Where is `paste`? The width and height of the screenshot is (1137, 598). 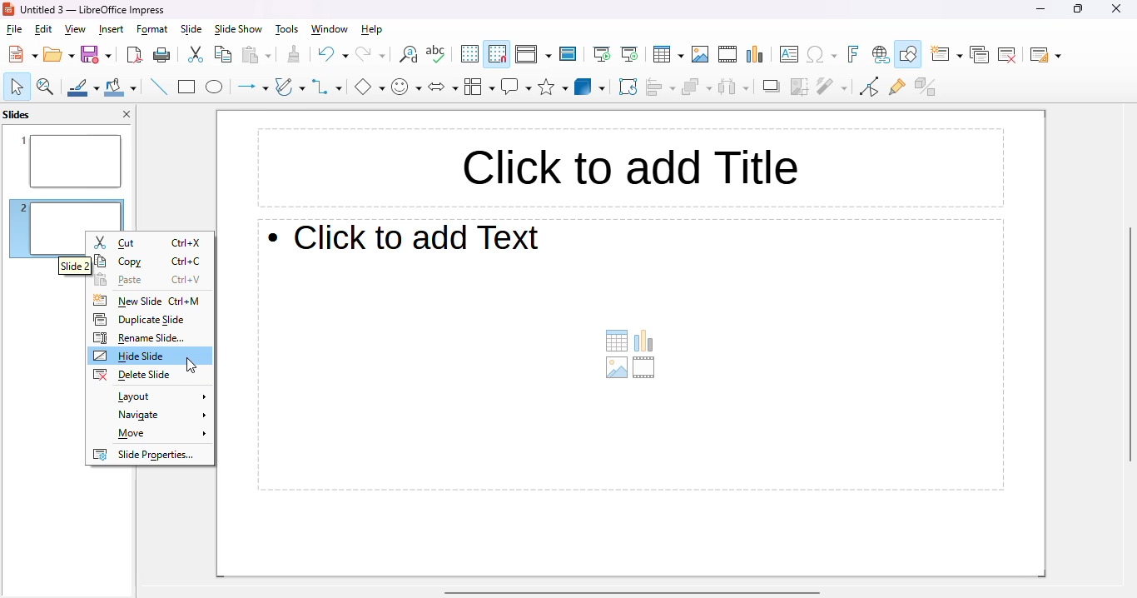 paste is located at coordinates (119, 279).